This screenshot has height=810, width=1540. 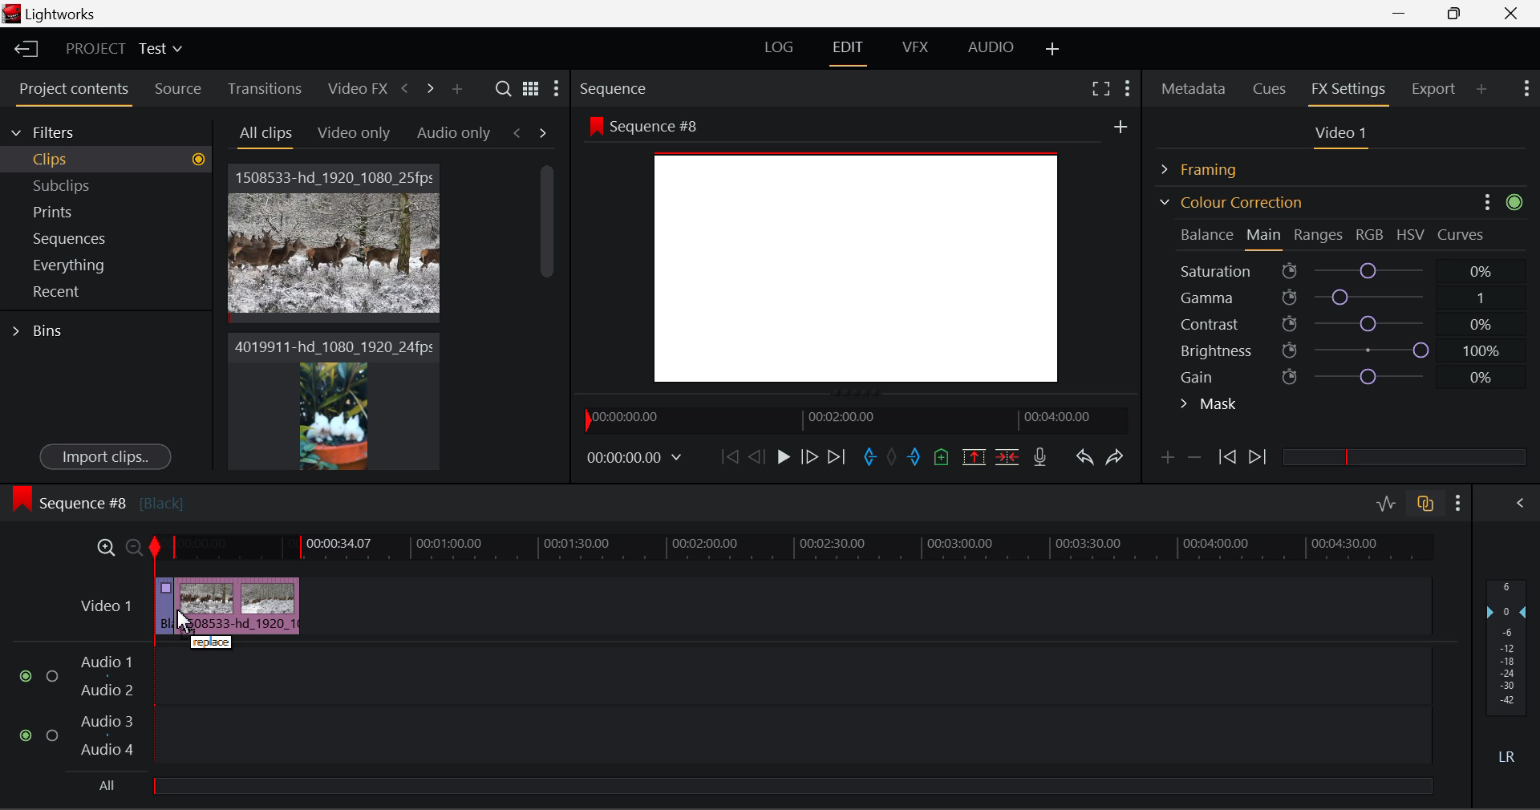 I want to click on LOG Layout, so click(x=778, y=47).